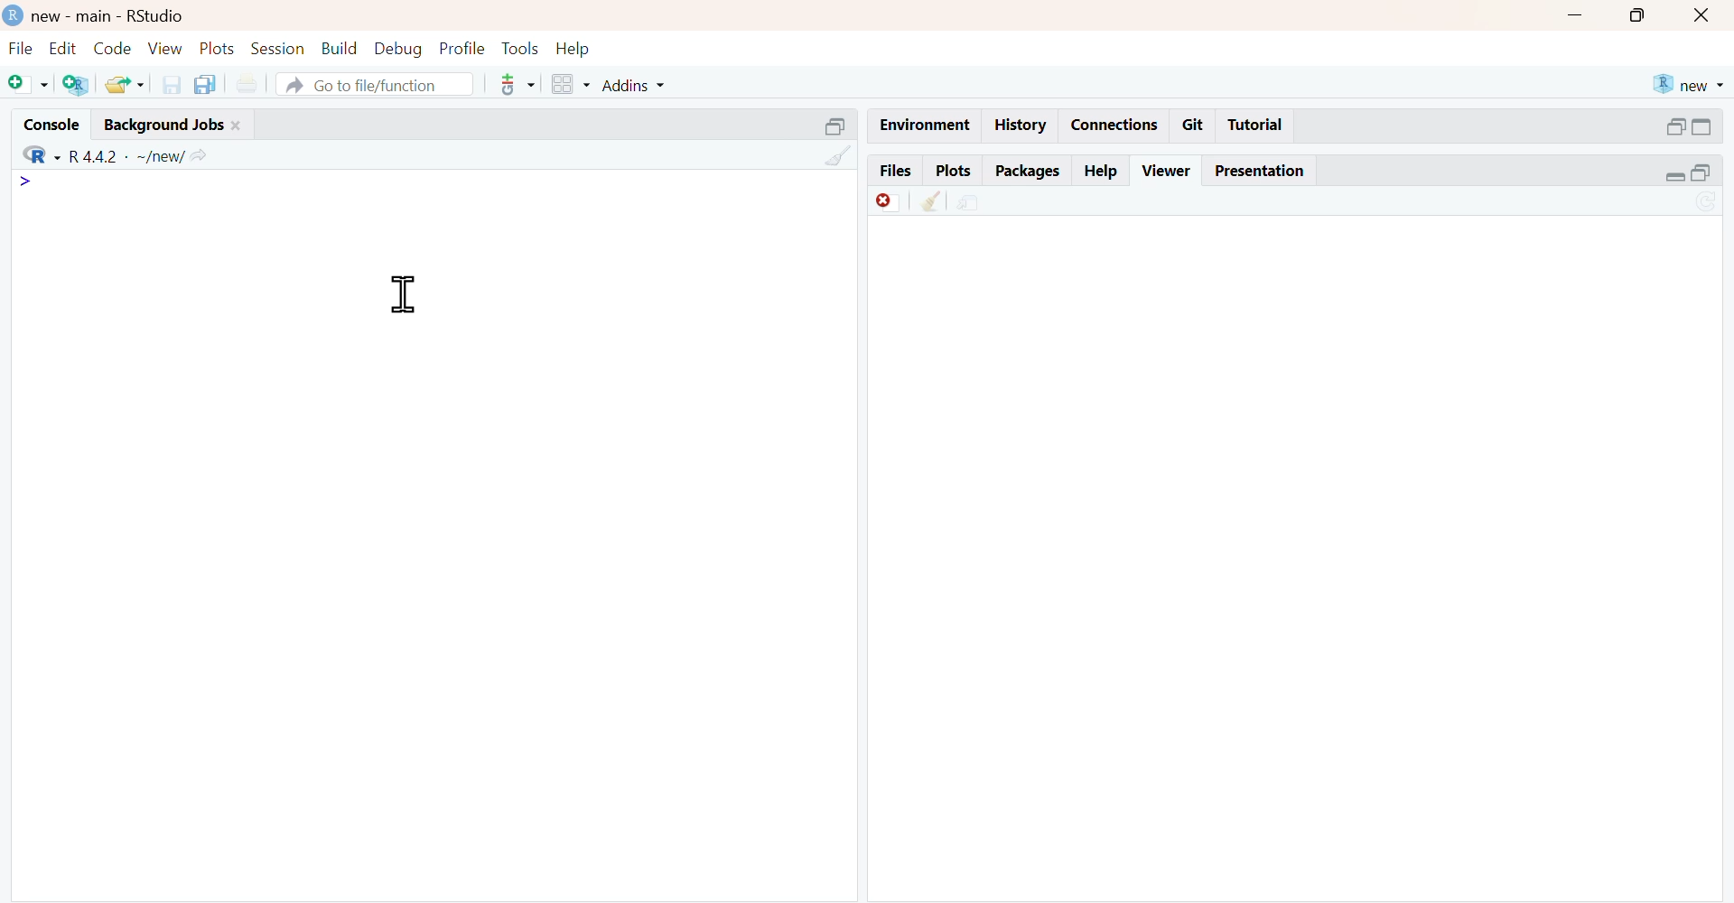 The height and width of the screenshot is (903, 1734). I want to click on background jobs, so click(164, 125).